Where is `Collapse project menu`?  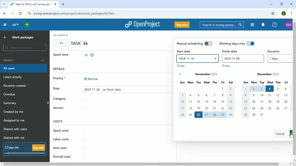
Collapse project menu is located at coordinates (5, 25).